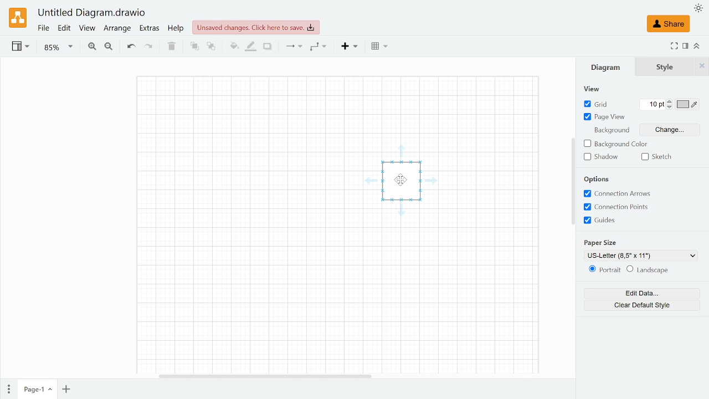 The image size is (709, 399). What do you see at coordinates (703, 68) in the screenshot?
I see `Close` at bounding box center [703, 68].